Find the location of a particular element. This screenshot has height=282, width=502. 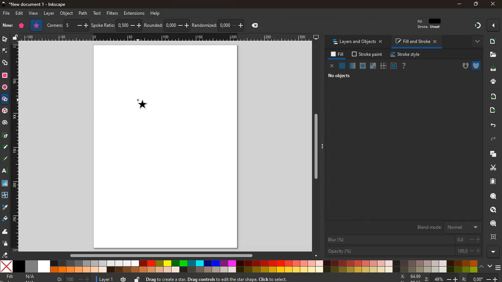

square is located at coordinates (6, 76).